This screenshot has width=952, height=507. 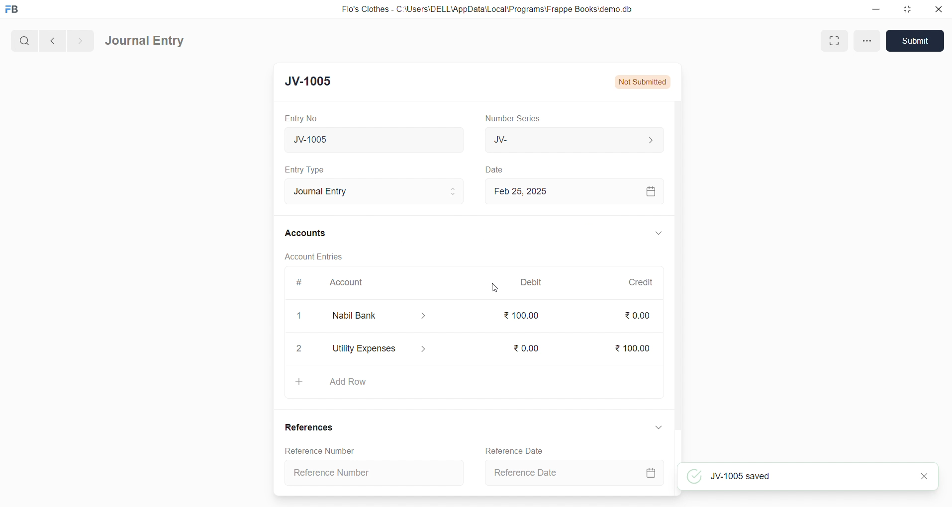 What do you see at coordinates (573, 190) in the screenshot?
I see `Feb 25, 2025` at bounding box center [573, 190].